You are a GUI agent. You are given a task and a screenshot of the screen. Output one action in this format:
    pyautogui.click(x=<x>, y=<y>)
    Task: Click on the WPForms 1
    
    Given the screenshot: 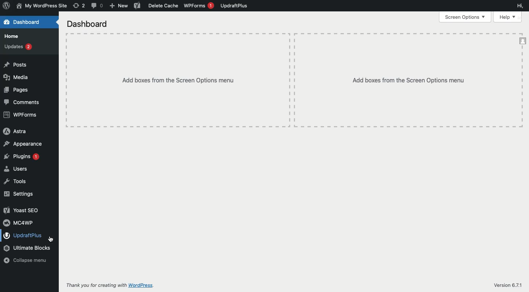 What is the action you would take?
    pyautogui.click(x=199, y=6)
    